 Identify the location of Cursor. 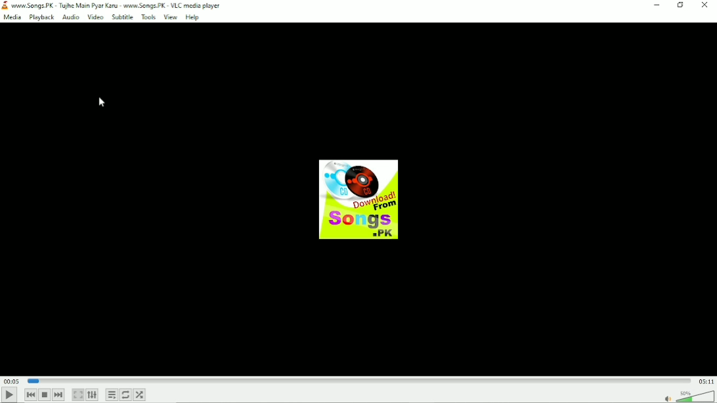
(101, 102).